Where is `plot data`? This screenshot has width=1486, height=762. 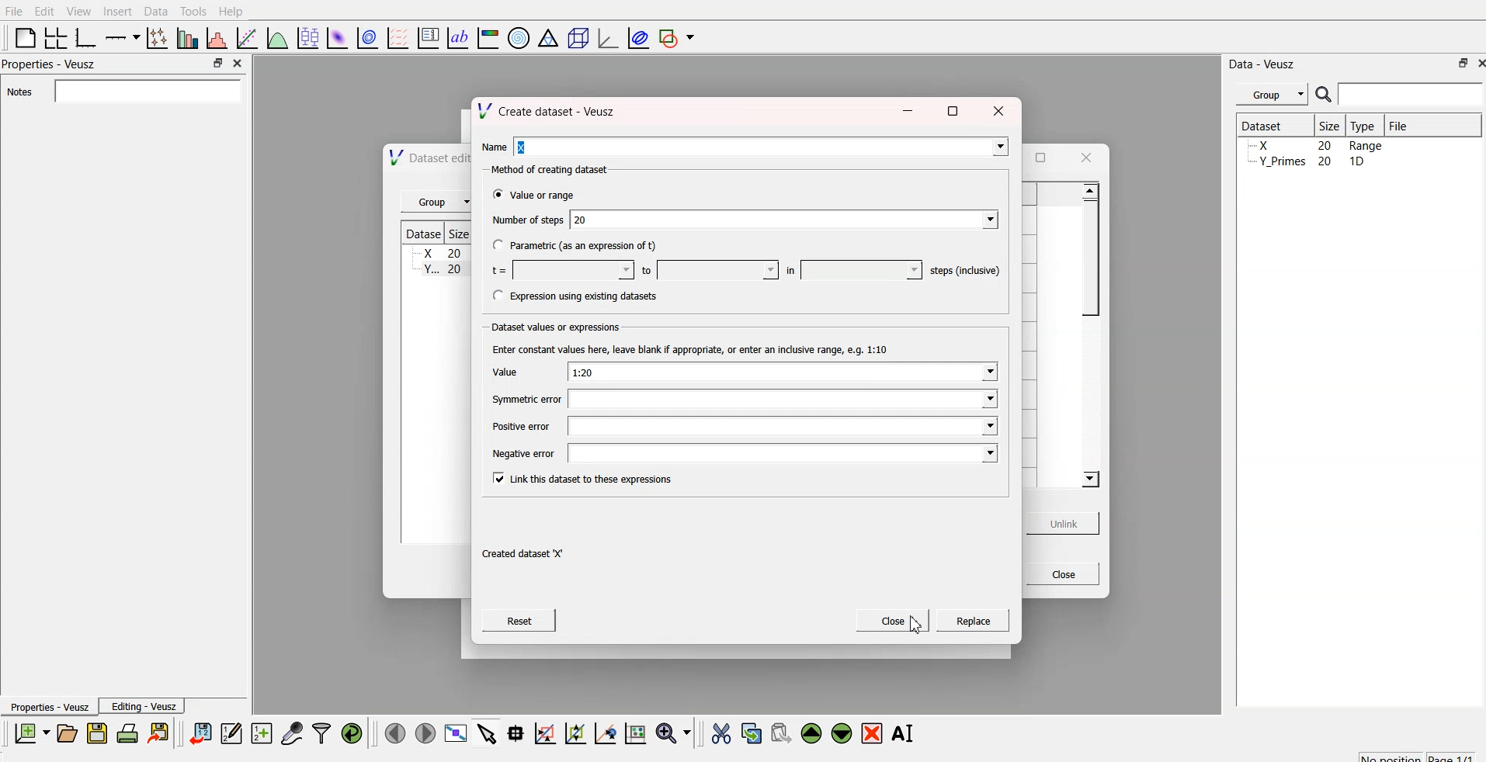 plot data is located at coordinates (367, 36).